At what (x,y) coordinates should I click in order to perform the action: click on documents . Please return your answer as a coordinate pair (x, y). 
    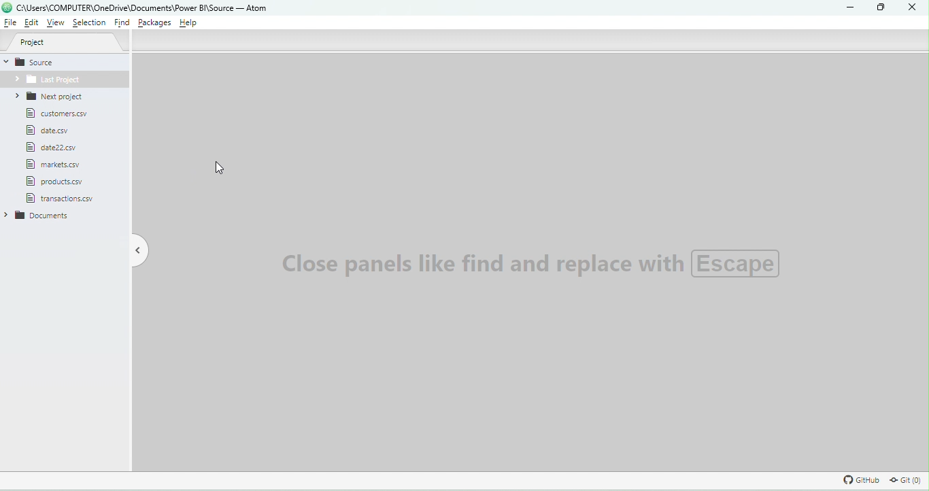
    Looking at the image, I should click on (41, 217).